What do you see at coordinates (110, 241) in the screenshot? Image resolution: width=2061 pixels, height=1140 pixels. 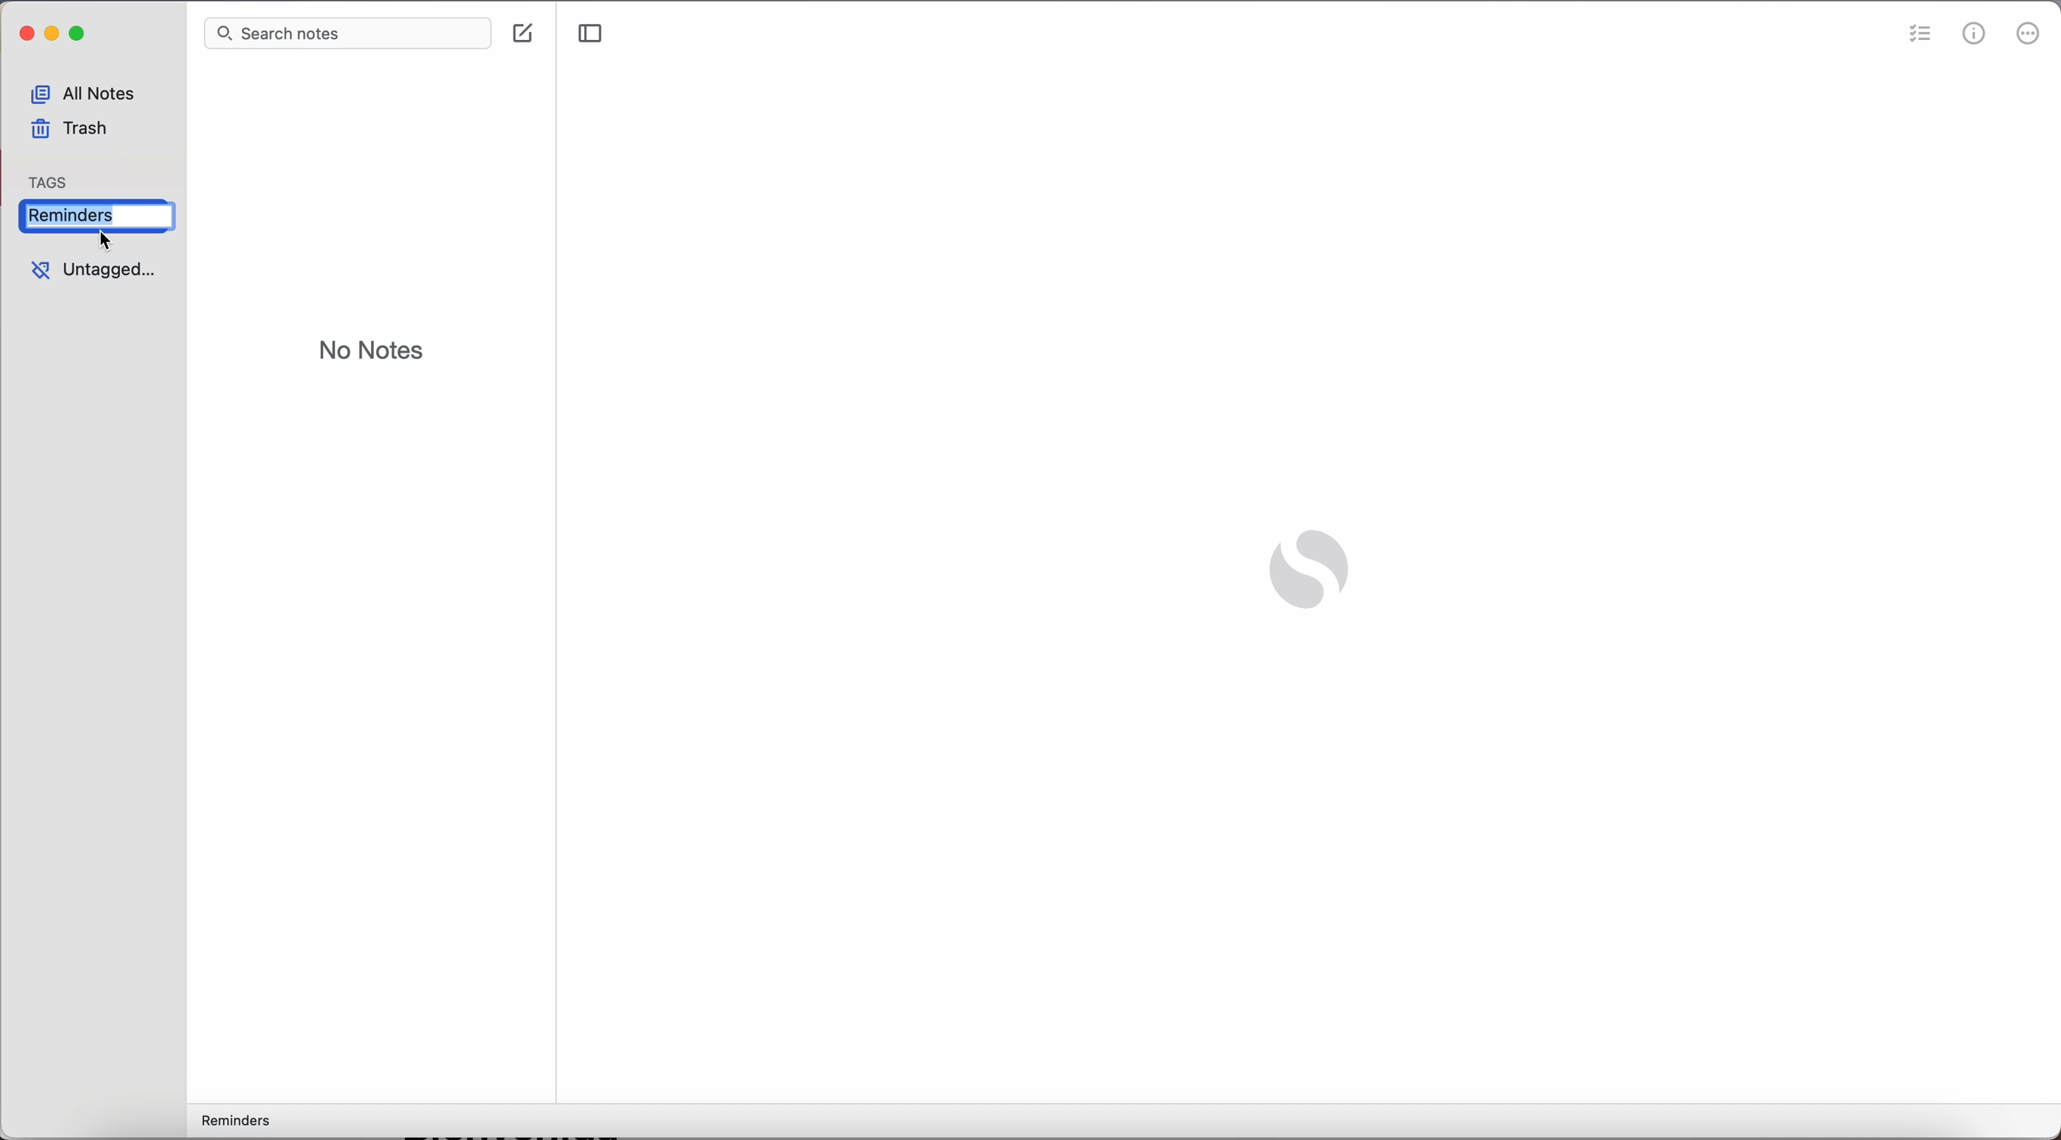 I see `cursor` at bounding box center [110, 241].